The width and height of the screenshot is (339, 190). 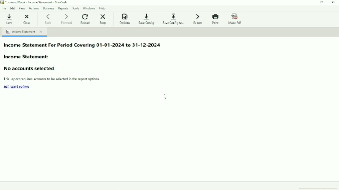 I want to click on Back, so click(x=49, y=19).